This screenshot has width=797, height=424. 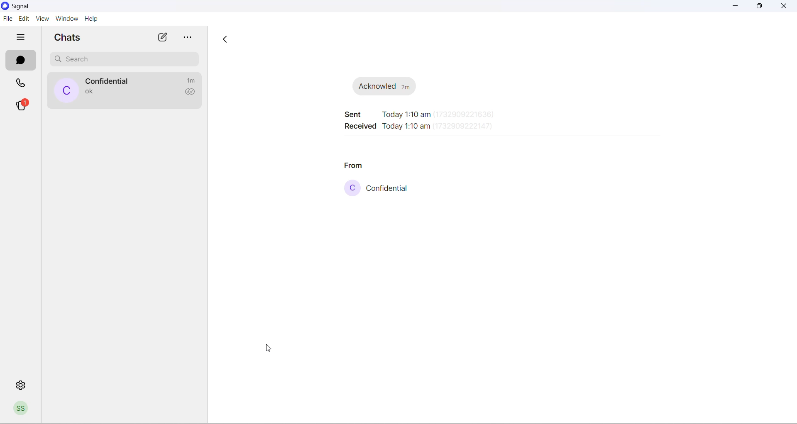 What do you see at coordinates (389, 87) in the screenshot?
I see `message` at bounding box center [389, 87].